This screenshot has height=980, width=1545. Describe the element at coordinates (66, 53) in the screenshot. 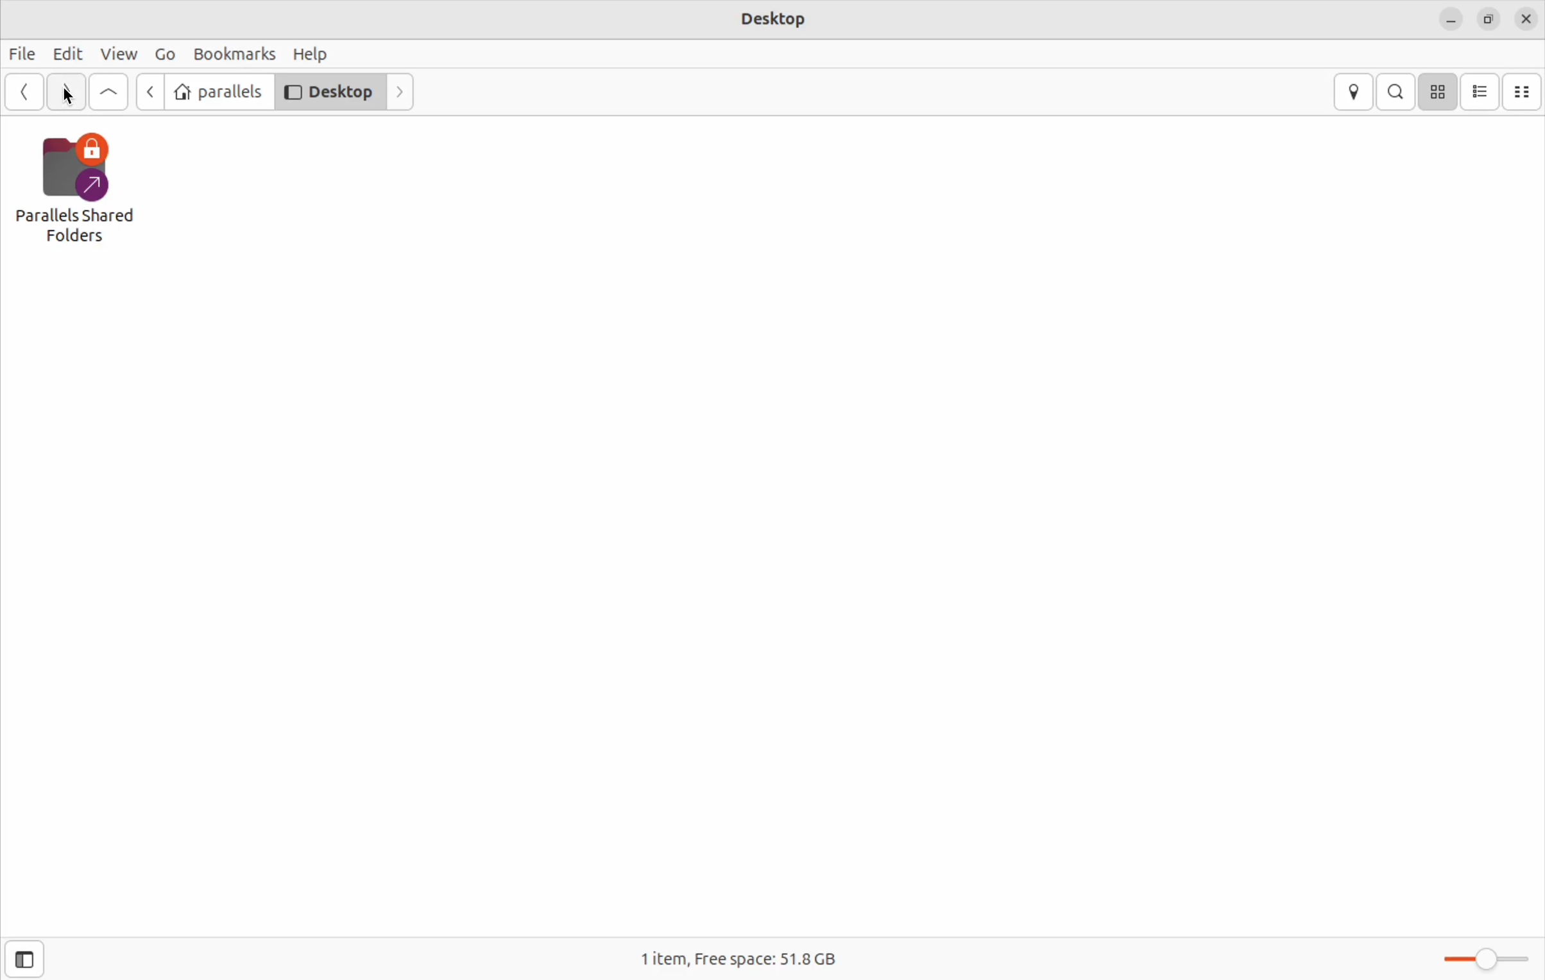

I see `edit` at that location.